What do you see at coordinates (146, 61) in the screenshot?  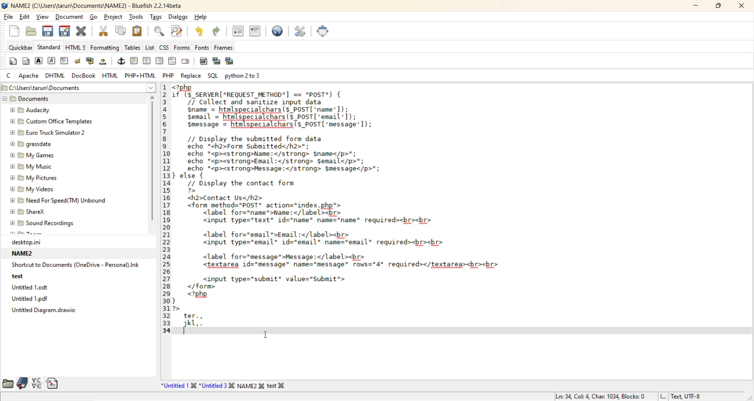 I see `center` at bounding box center [146, 61].